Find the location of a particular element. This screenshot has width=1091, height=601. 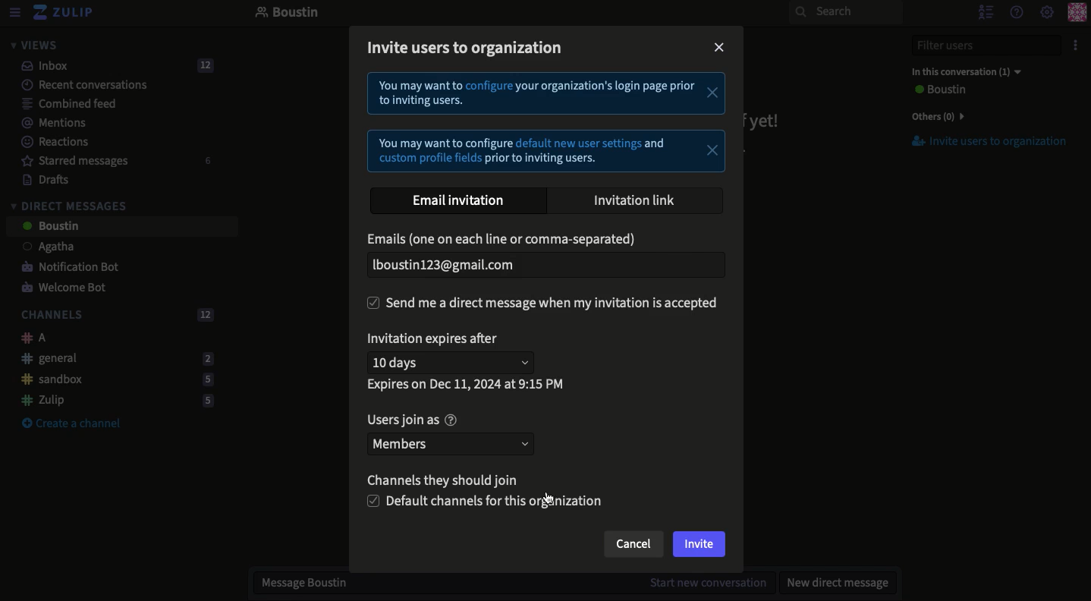

Members is located at coordinates (449, 444).